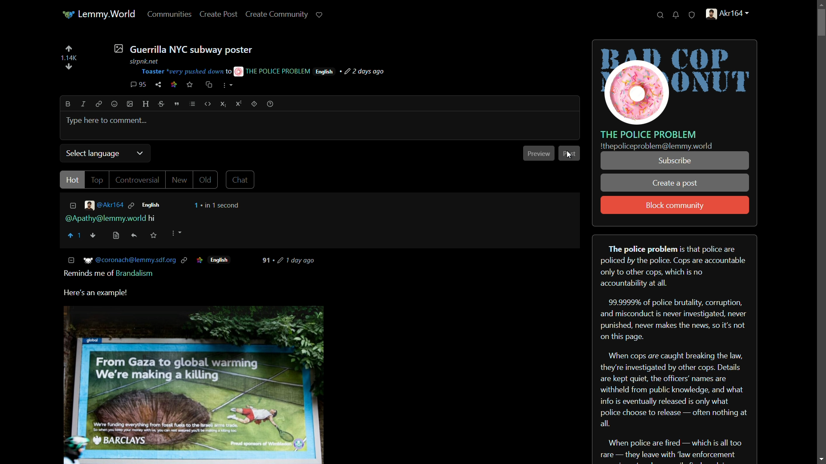 The height and width of the screenshot is (464, 826). Describe the element at coordinates (208, 104) in the screenshot. I see `code` at that location.